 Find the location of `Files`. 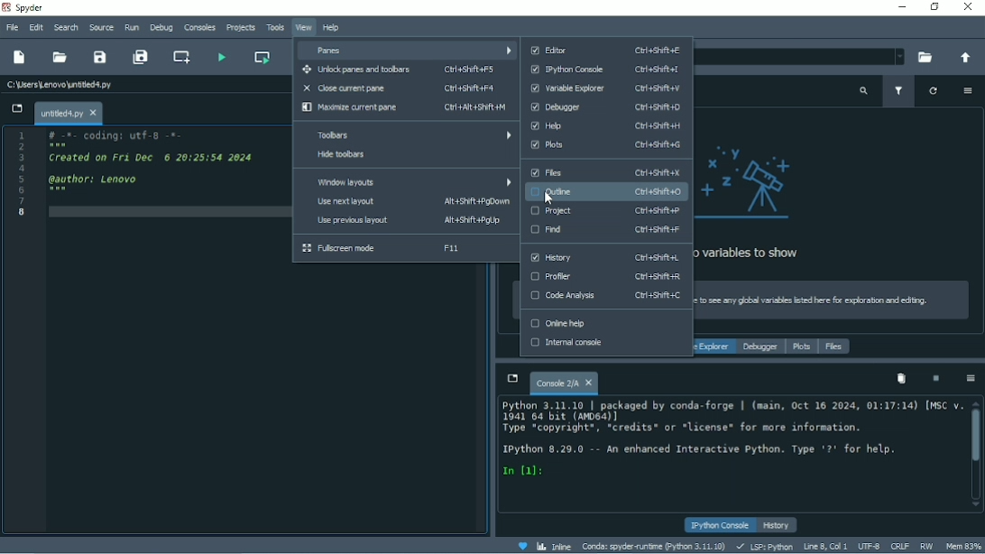

Files is located at coordinates (604, 172).